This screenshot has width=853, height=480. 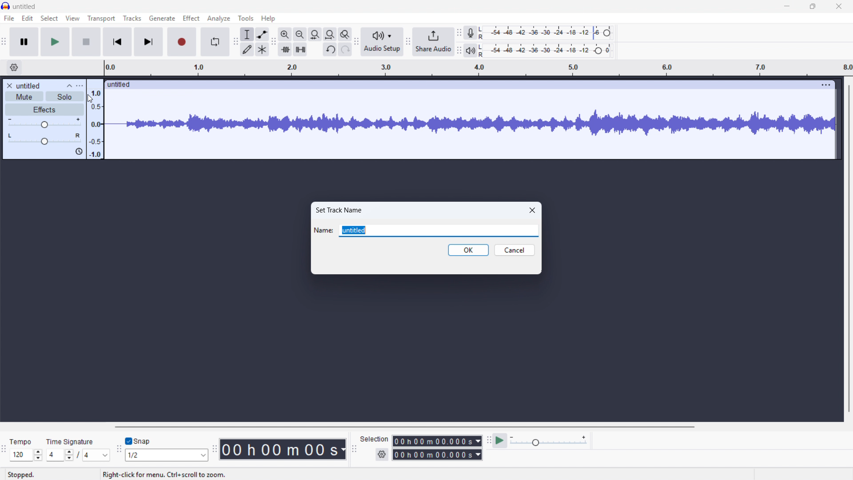 What do you see at coordinates (285, 49) in the screenshot?
I see `Trim audio outside selection ` at bounding box center [285, 49].